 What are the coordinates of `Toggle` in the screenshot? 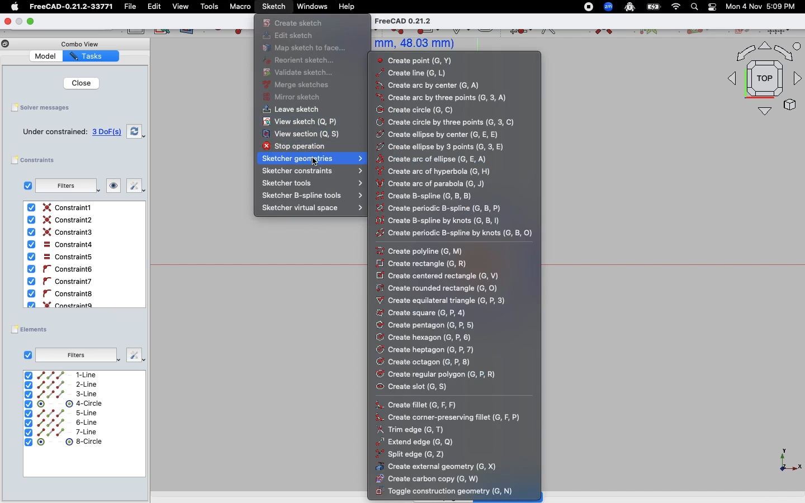 It's located at (712, 7).